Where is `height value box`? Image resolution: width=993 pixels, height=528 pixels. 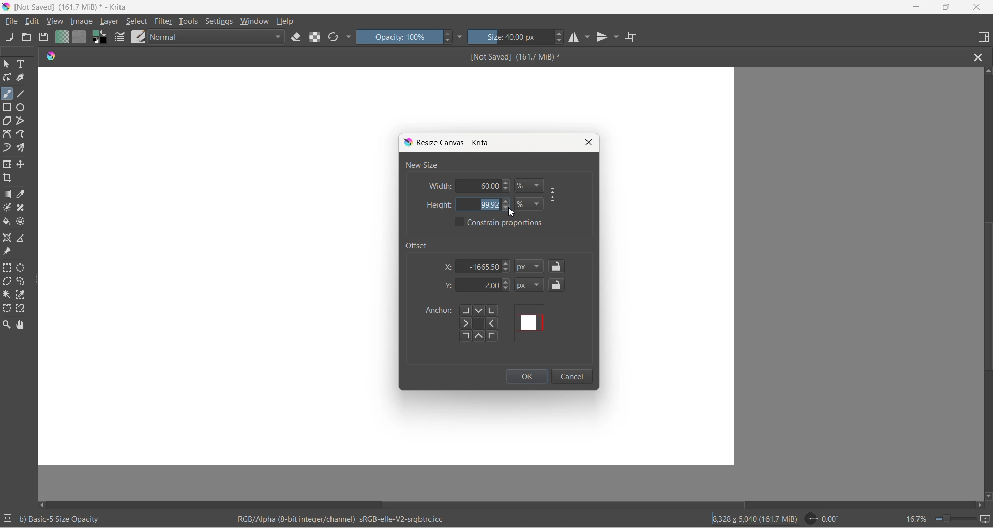
height value box is located at coordinates (467, 205).